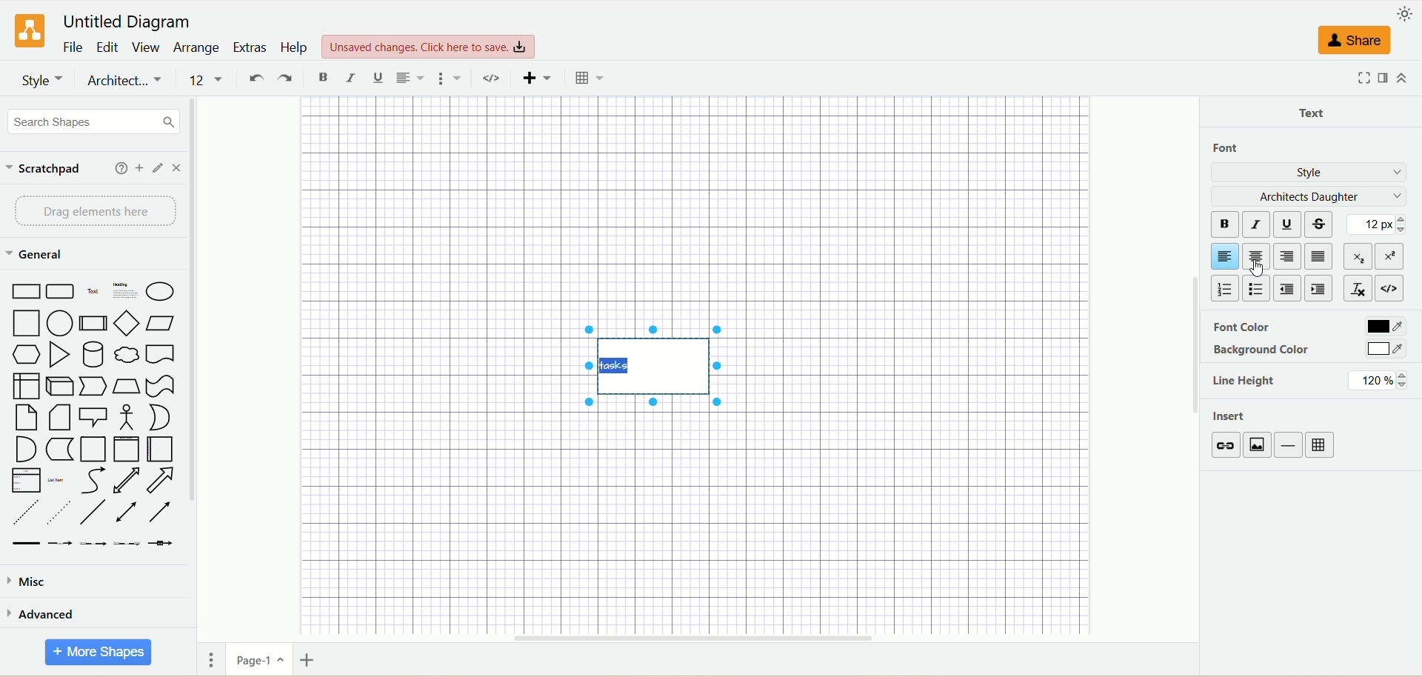  I want to click on Page, so click(27, 418).